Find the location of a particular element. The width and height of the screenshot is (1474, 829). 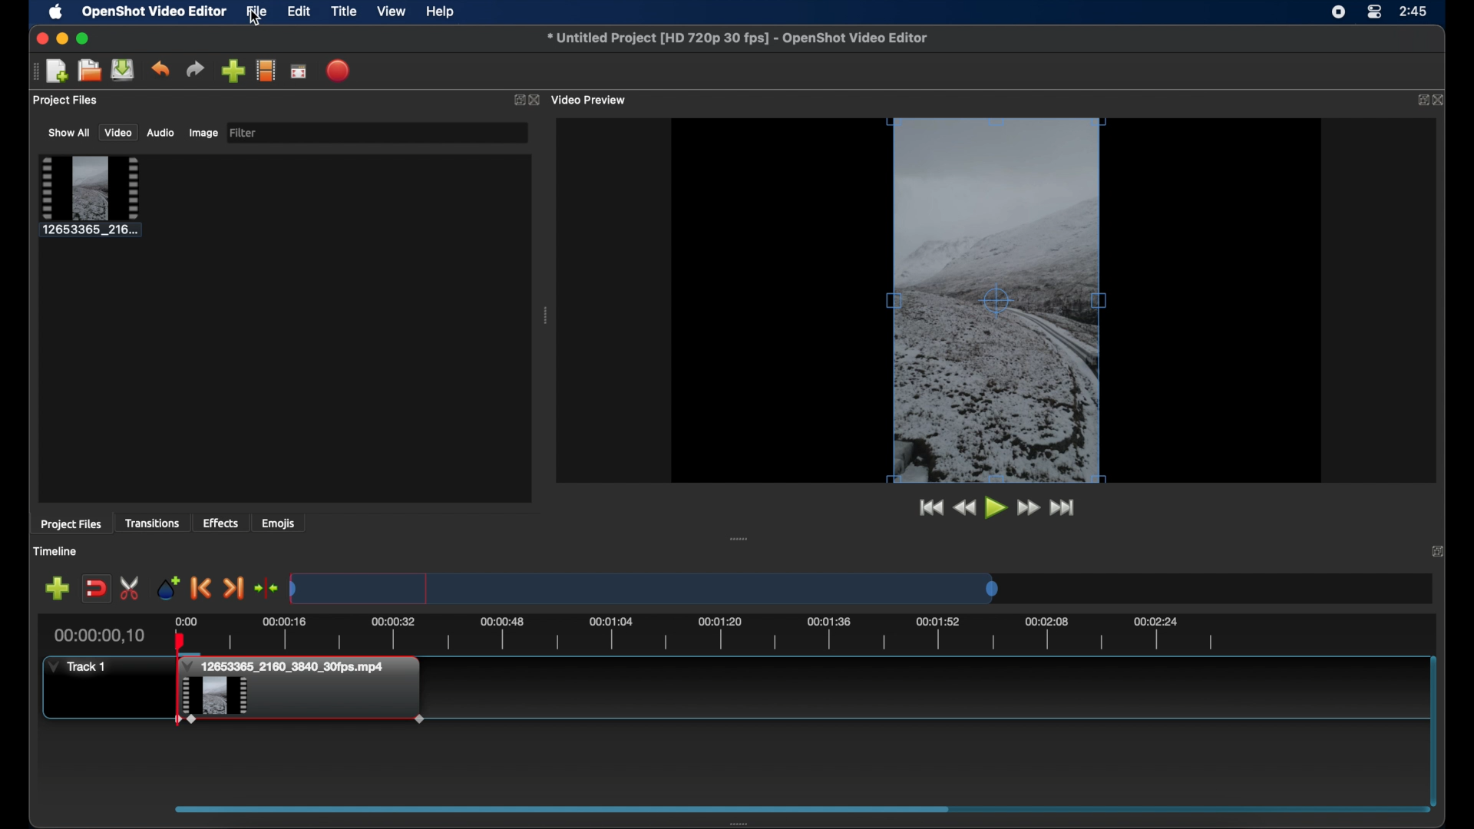

close is located at coordinates (1440, 100).